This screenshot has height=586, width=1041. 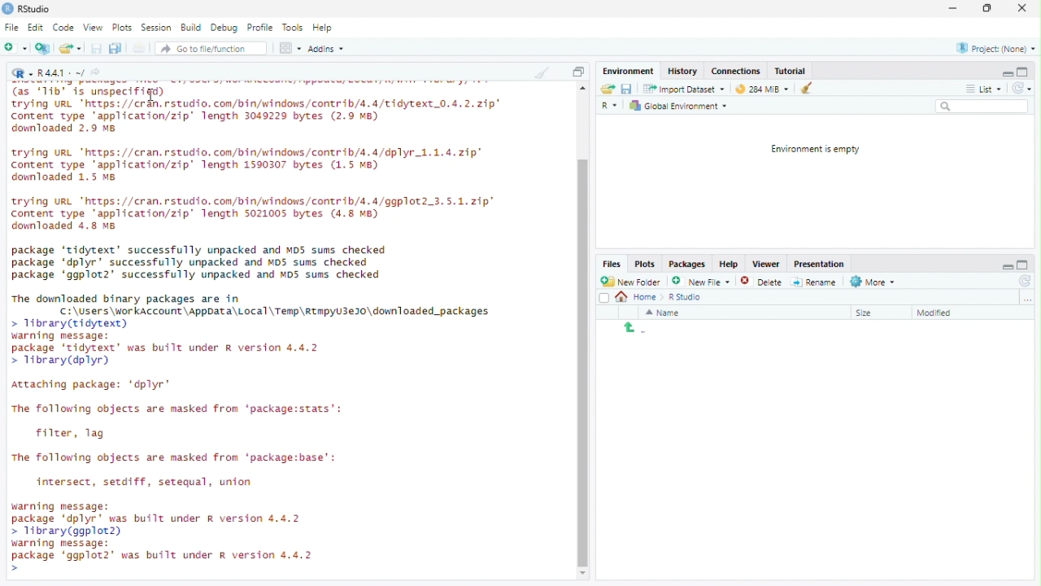 I want to click on Close, so click(x=1021, y=9).